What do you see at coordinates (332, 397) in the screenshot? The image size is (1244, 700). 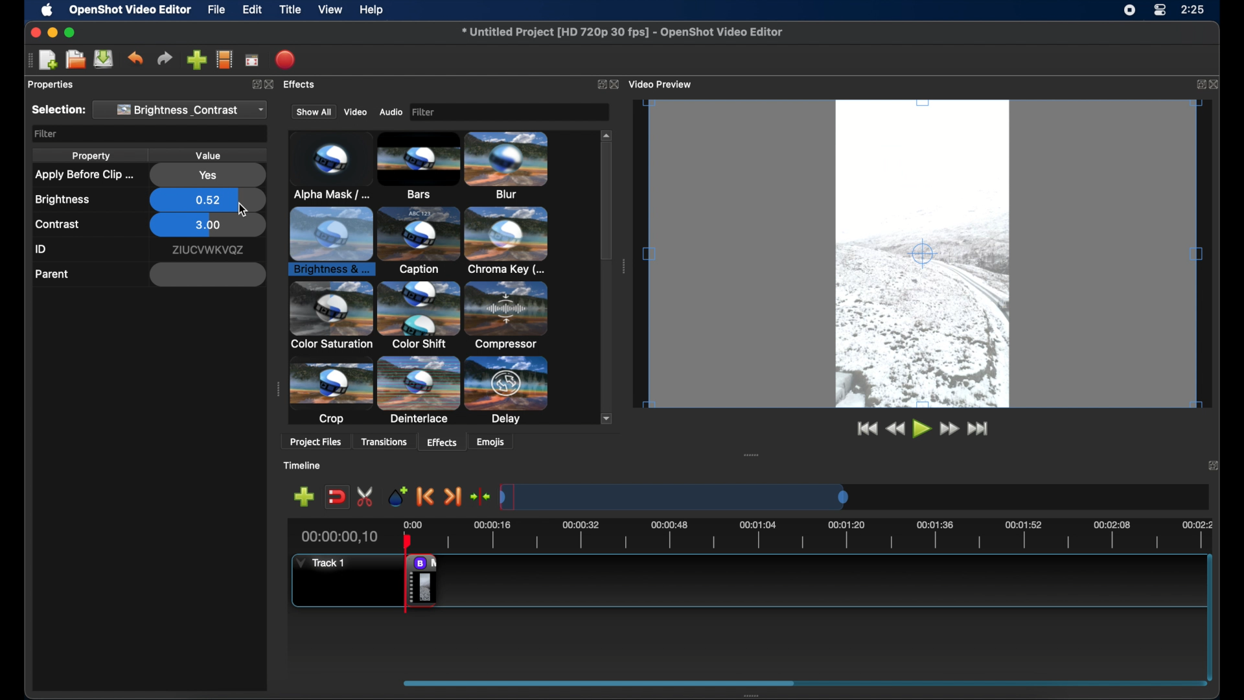 I see `echo` at bounding box center [332, 397].